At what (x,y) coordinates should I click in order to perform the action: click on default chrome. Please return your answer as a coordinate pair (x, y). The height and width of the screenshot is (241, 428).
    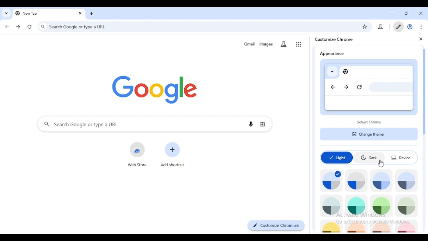
    Looking at the image, I should click on (369, 122).